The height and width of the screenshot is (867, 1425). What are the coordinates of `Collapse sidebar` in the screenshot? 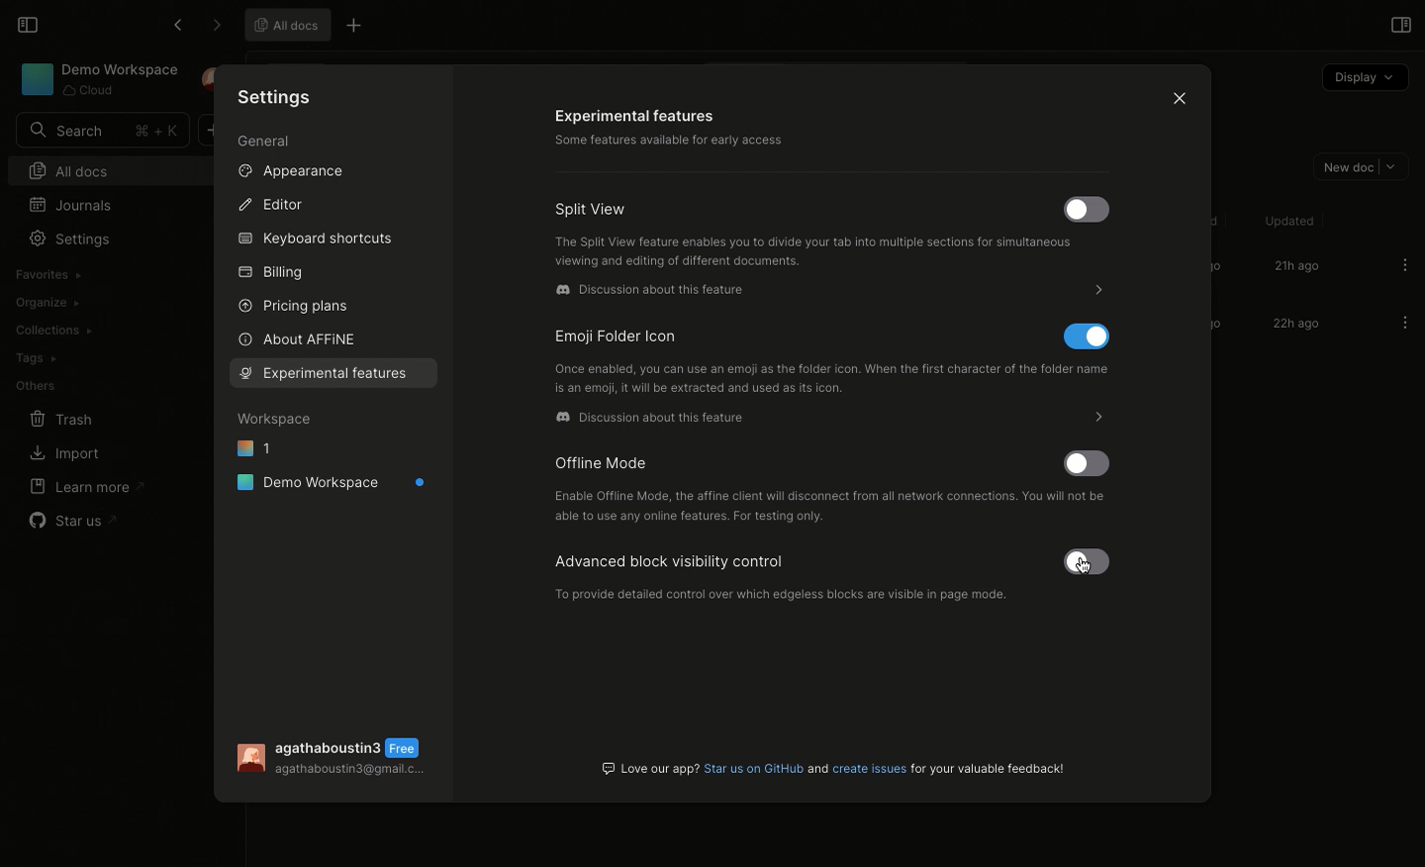 It's located at (26, 23).